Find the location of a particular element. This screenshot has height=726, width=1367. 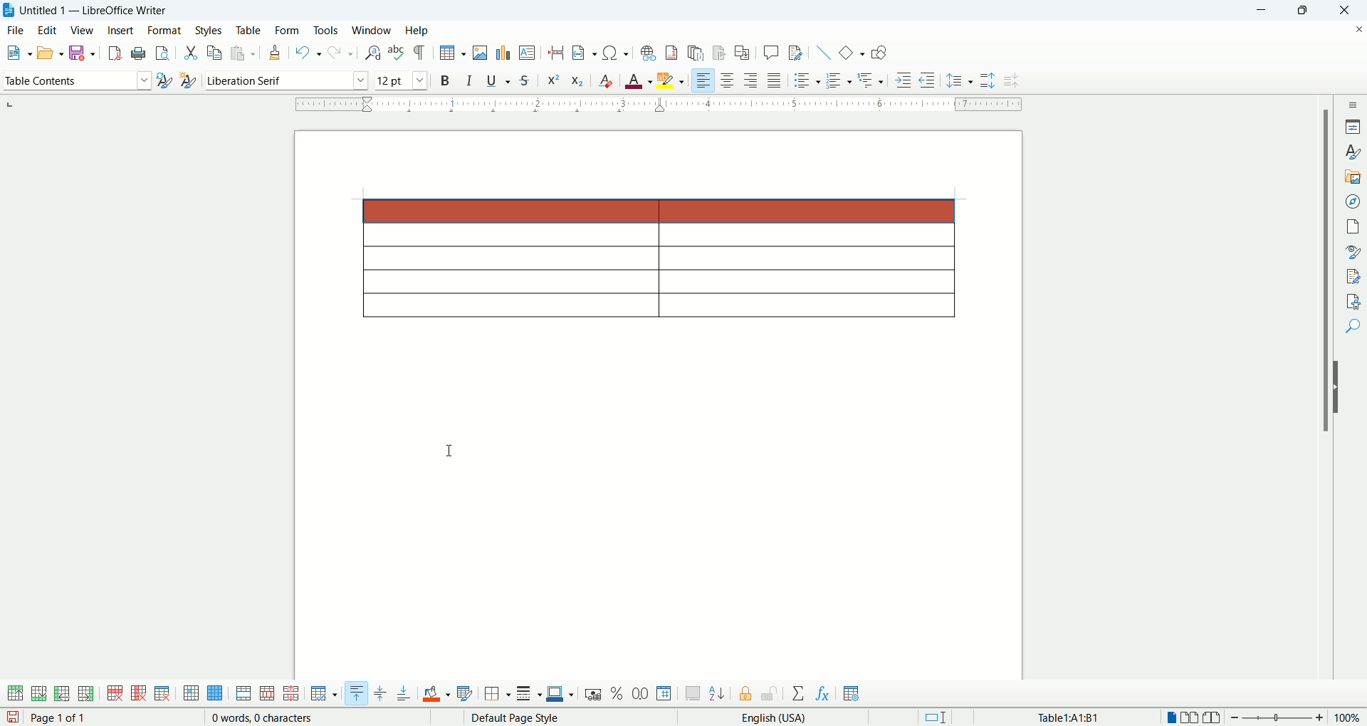

insert footnote is located at coordinates (674, 51).